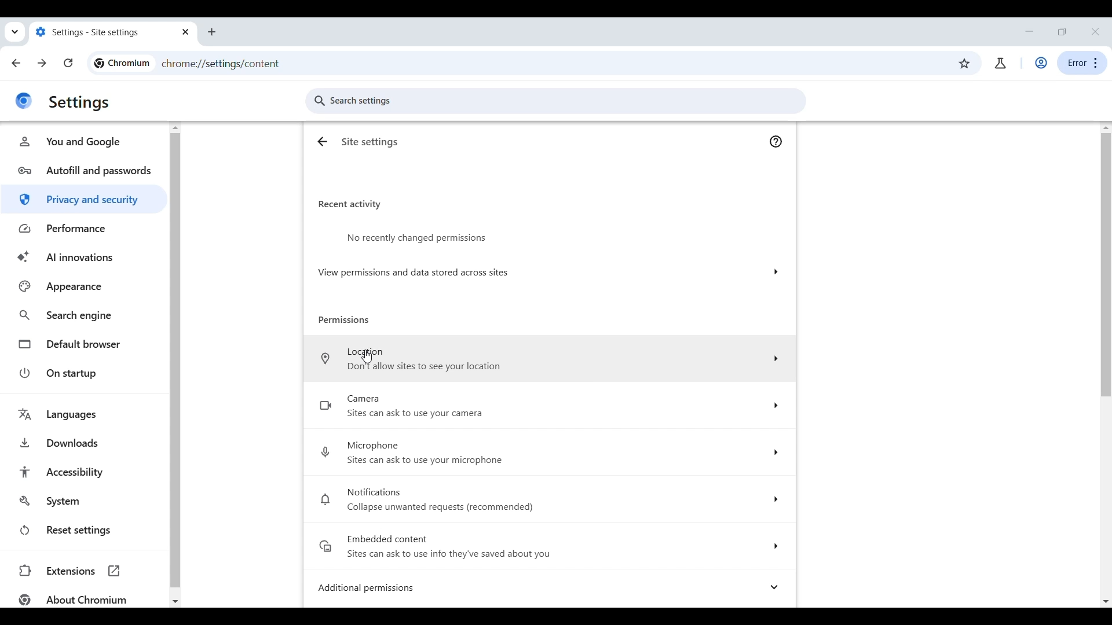 Image resolution: width=1112 pixels, height=625 pixels. Describe the element at coordinates (84, 169) in the screenshot. I see `Autofill and passwords` at that location.